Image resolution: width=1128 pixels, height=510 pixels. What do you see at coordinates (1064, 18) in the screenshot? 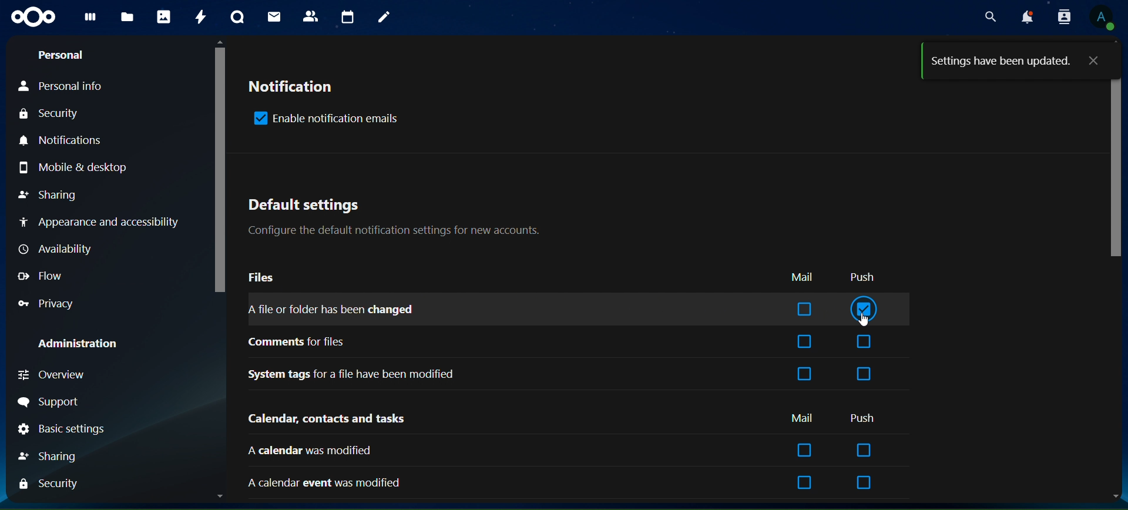
I see `search contacts` at bounding box center [1064, 18].